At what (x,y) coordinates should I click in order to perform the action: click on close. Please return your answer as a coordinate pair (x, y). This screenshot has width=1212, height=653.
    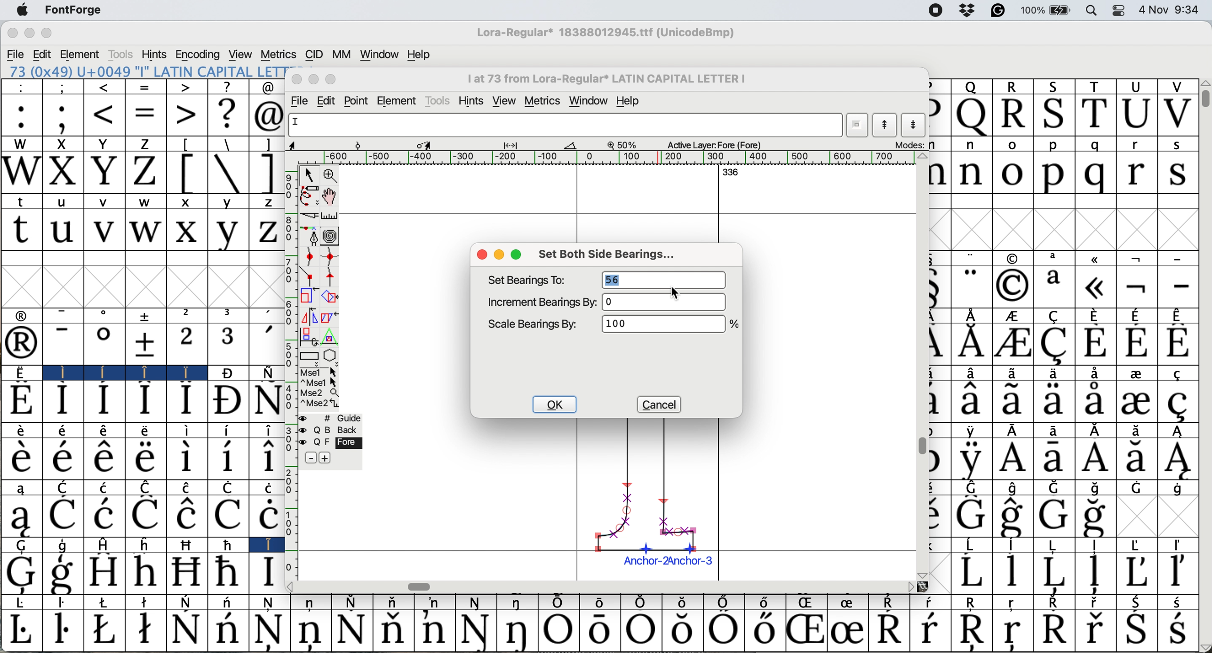
    Looking at the image, I should click on (482, 255).